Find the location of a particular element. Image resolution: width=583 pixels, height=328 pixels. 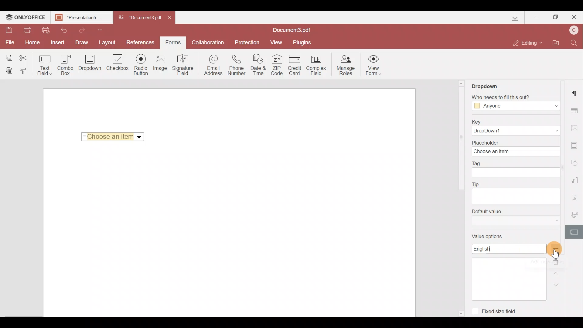

Default value is located at coordinates (516, 217).